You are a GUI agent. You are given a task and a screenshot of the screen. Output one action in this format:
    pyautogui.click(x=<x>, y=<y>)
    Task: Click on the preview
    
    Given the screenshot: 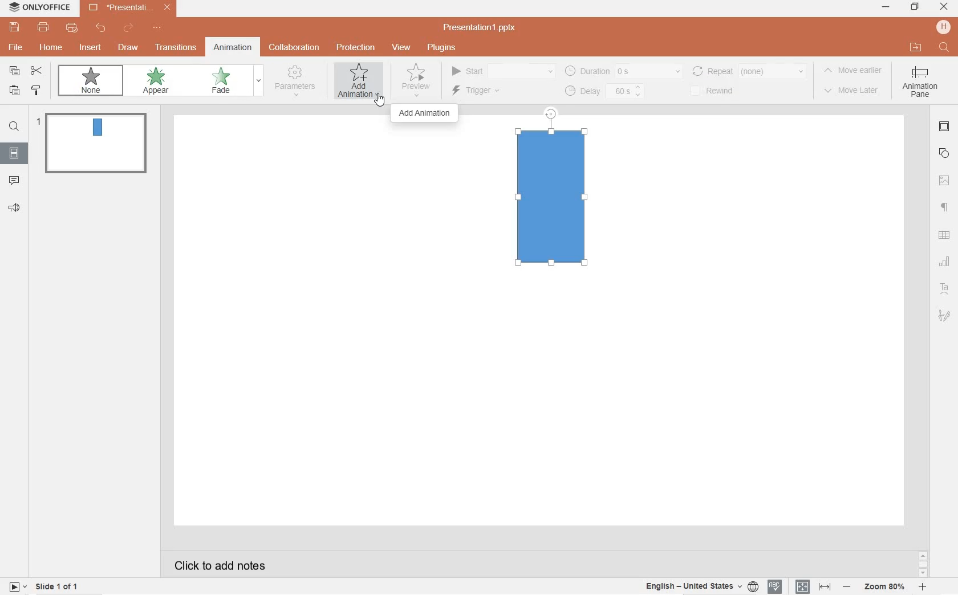 What is the action you would take?
    pyautogui.click(x=416, y=79)
    